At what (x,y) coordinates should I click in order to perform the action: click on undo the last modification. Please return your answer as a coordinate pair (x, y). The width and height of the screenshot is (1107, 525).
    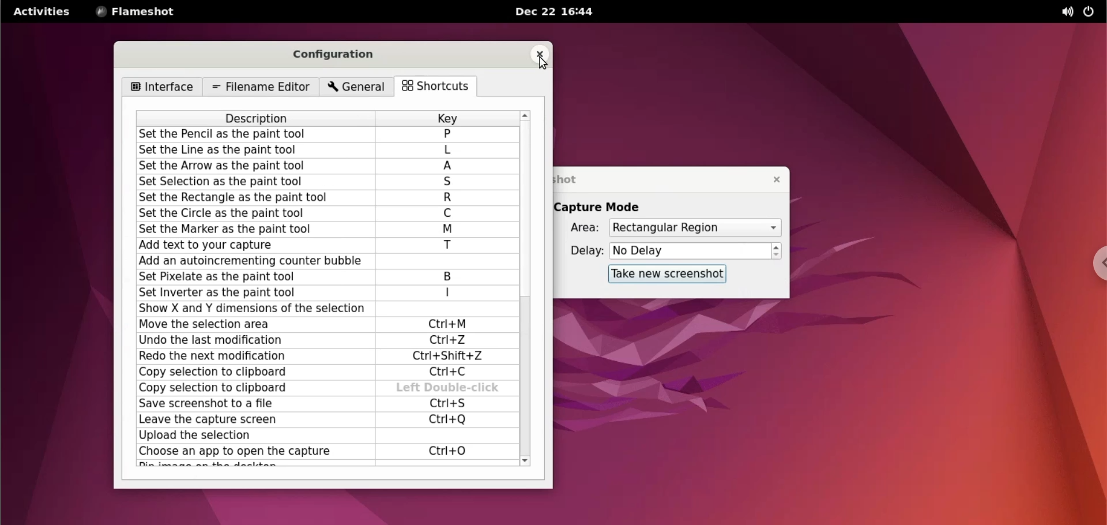
    Looking at the image, I should click on (250, 340).